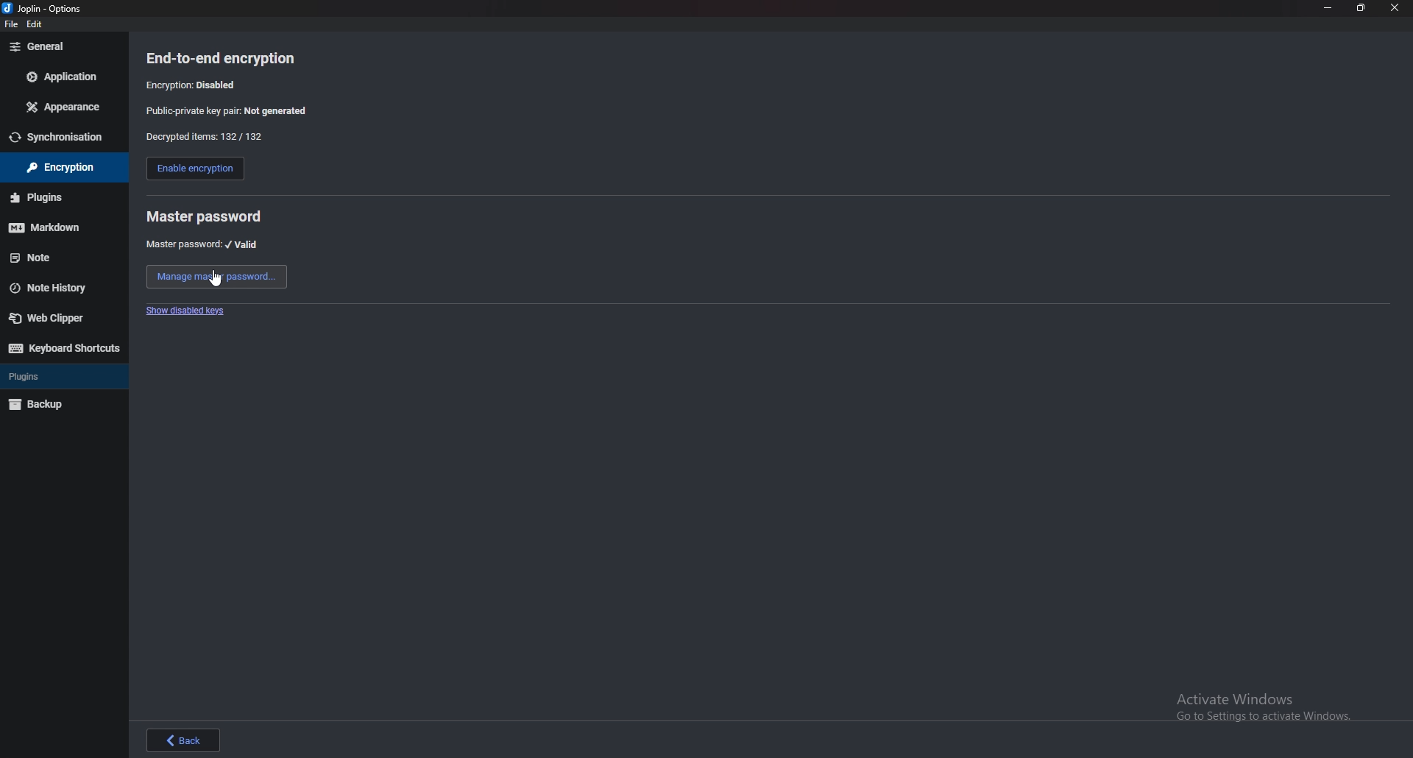  I want to click on minimize, so click(1328, 8).